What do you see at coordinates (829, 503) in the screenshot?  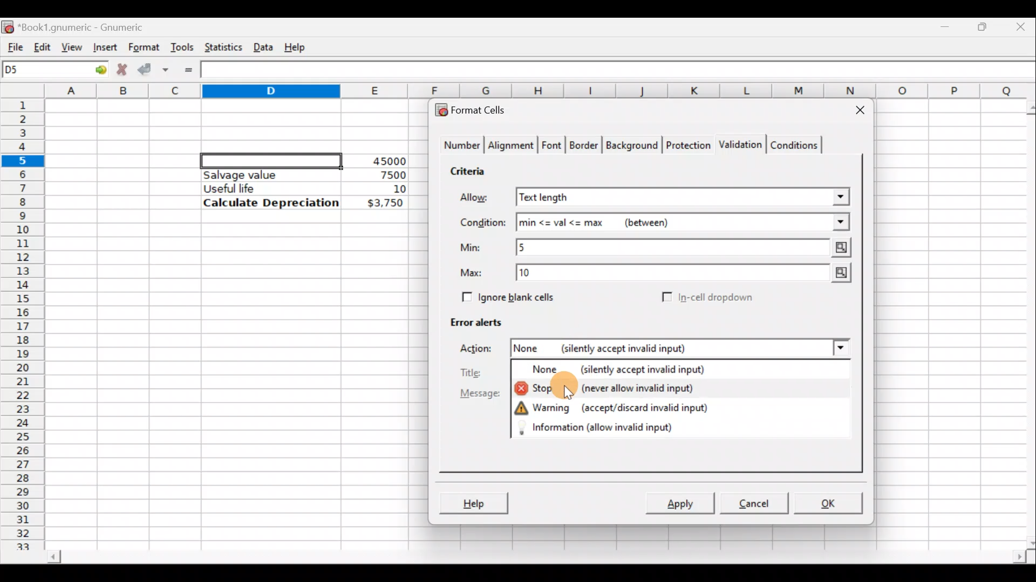 I see `OK` at bounding box center [829, 503].